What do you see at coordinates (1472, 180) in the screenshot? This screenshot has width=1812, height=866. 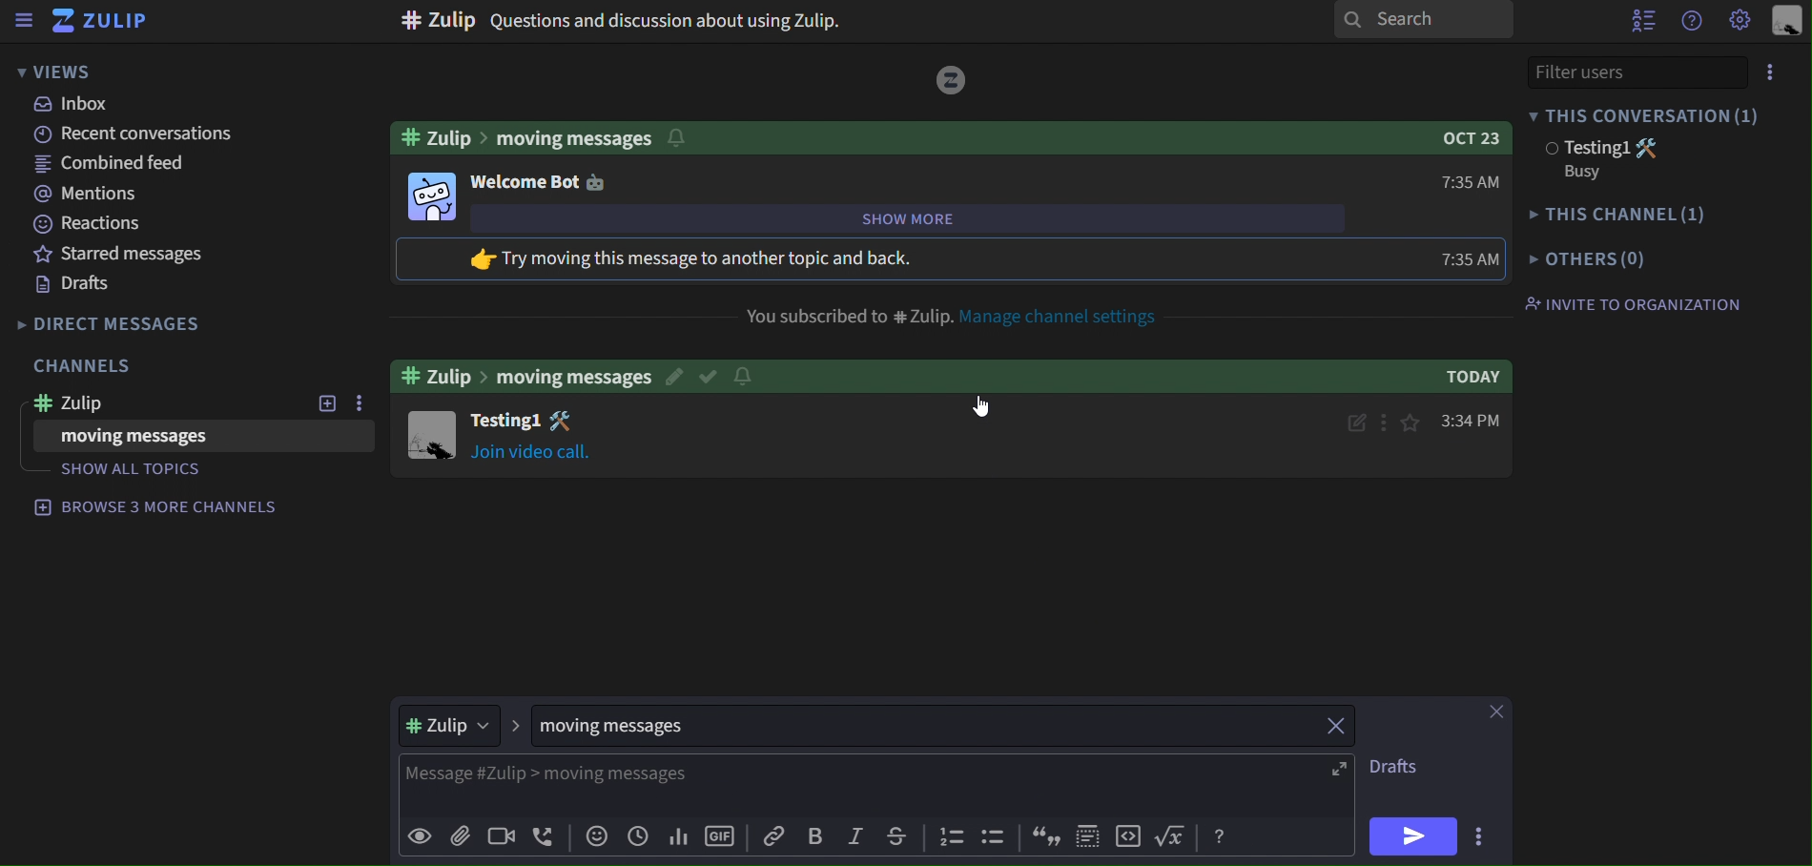 I see `7:35 AM` at bounding box center [1472, 180].